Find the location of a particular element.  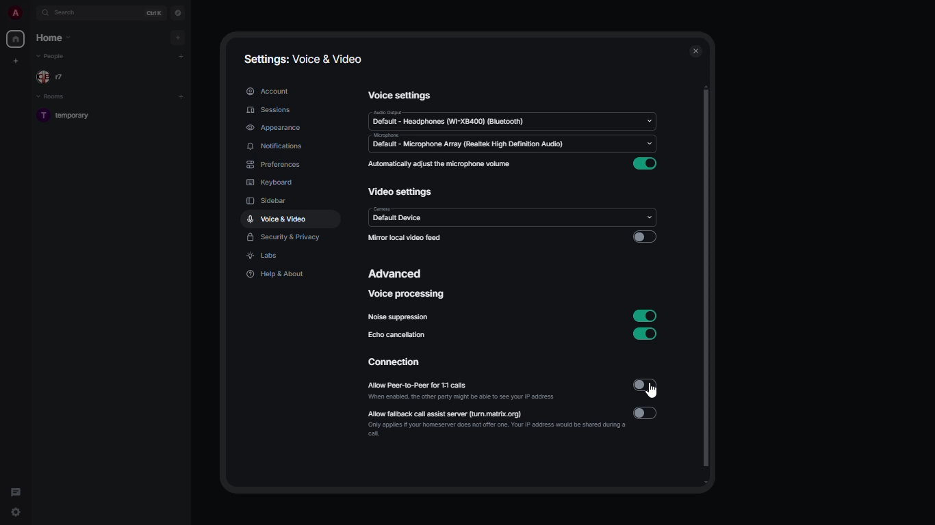

disabled is located at coordinates (645, 386).